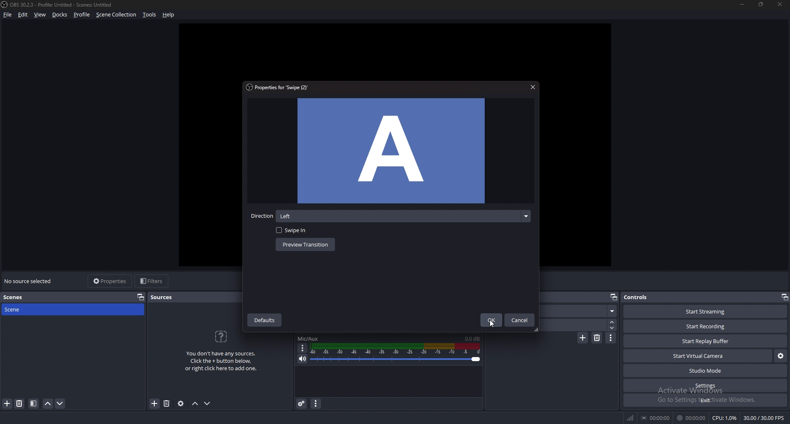  What do you see at coordinates (532, 87) in the screenshot?
I see `close` at bounding box center [532, 87].